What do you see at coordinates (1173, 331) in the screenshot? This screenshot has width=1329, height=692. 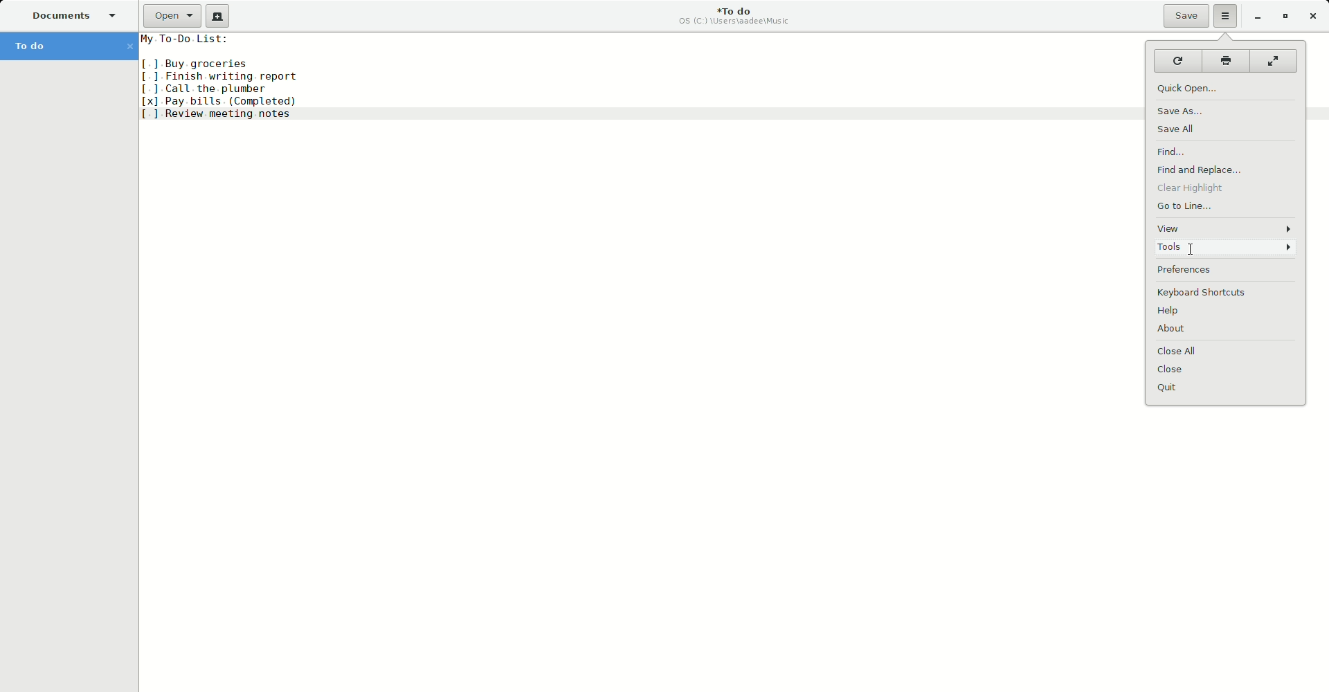 I see `About` at bounding box center [1173, 331].